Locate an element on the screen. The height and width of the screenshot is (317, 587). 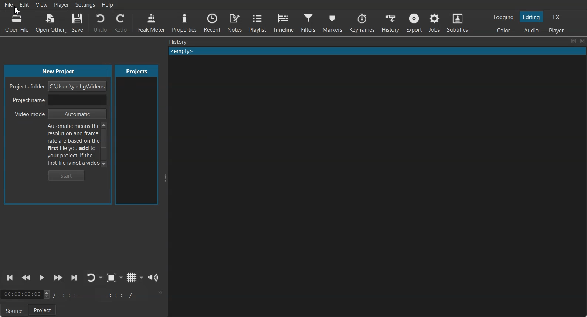
Save is located at coordinates (78, 22).